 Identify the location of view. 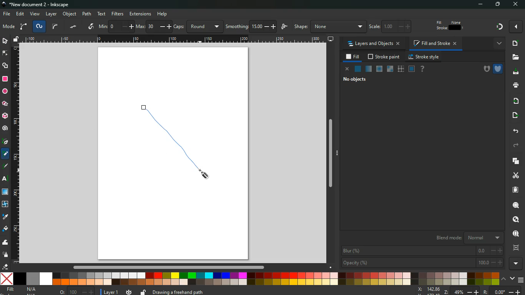
(35, 14).